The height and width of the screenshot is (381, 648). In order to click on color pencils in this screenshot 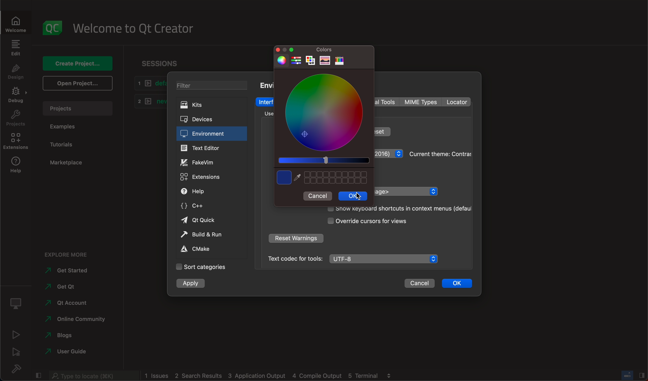, I will do `click(339, 61)`.